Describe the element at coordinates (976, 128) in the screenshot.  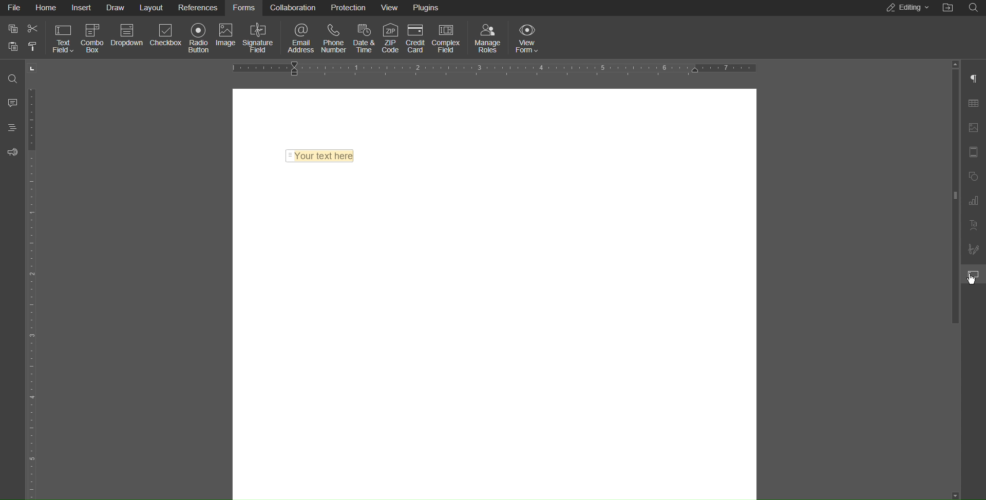
I see `Image Settings` at that location.